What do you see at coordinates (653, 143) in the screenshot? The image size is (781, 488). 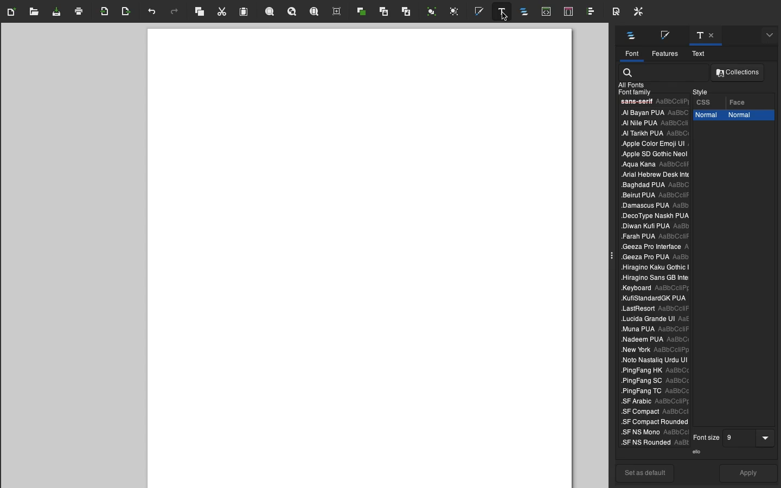 I see `.Apple Co or Emoji UI` at bounding box center [653, 143].